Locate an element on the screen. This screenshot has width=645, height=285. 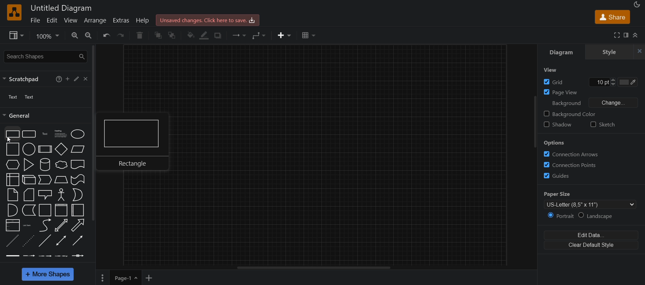
fullscreen is located at coordinates (616, 35).